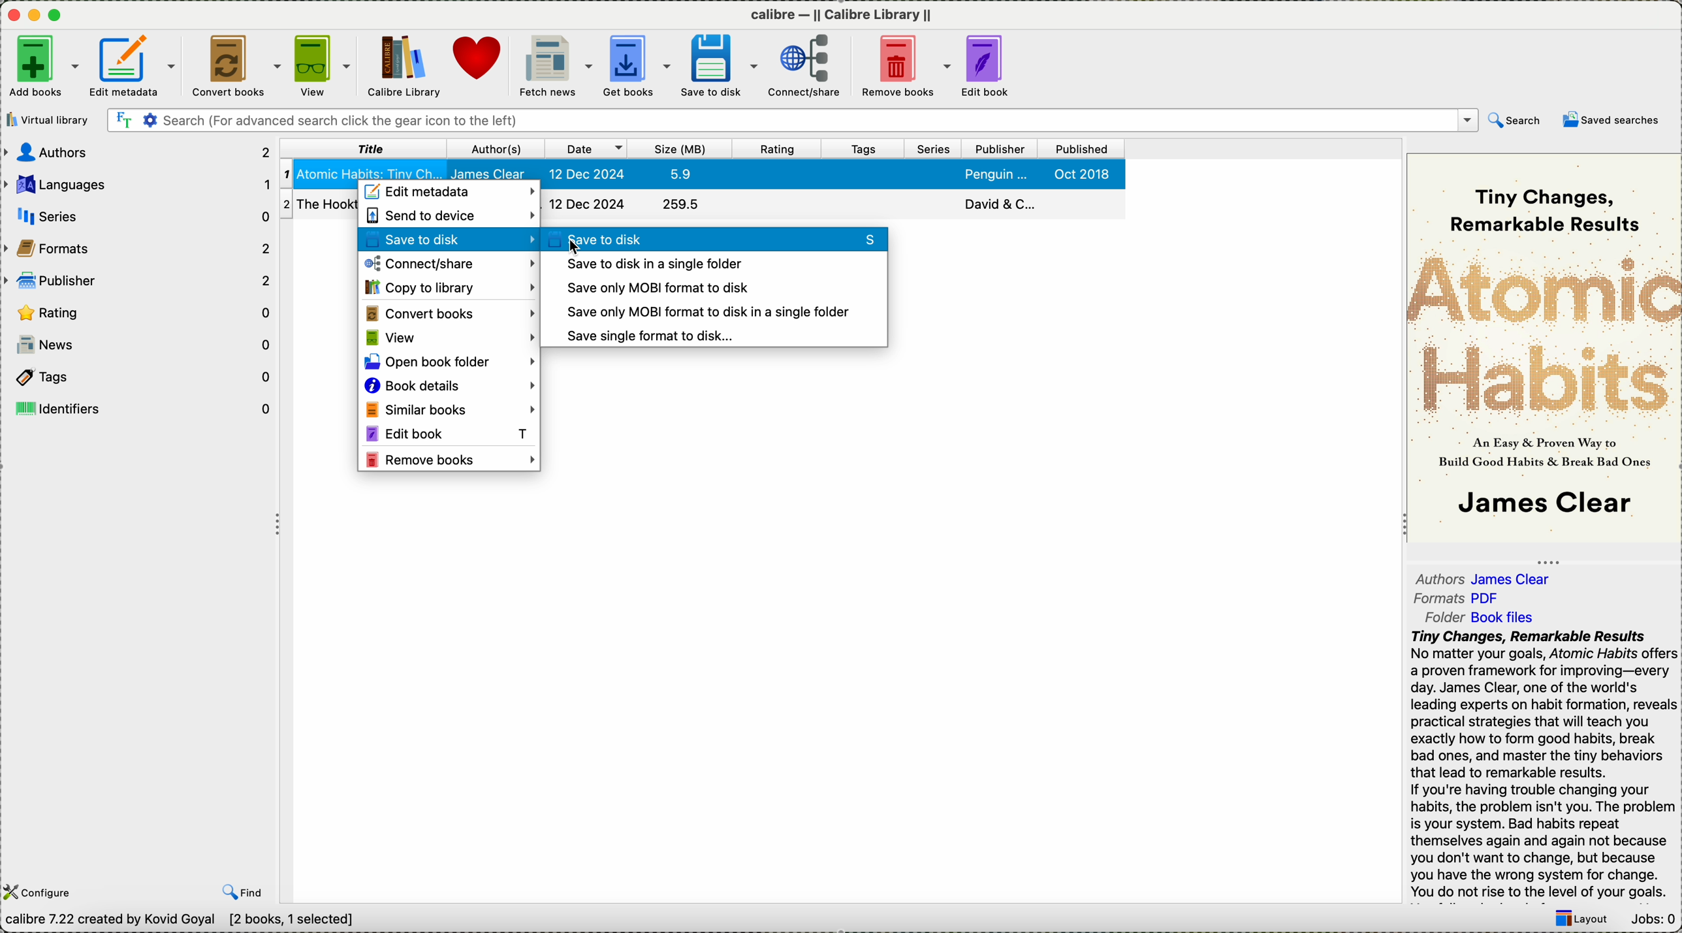 The image size is (1682, 933). I want to click on open book folder, so click(450, 362).